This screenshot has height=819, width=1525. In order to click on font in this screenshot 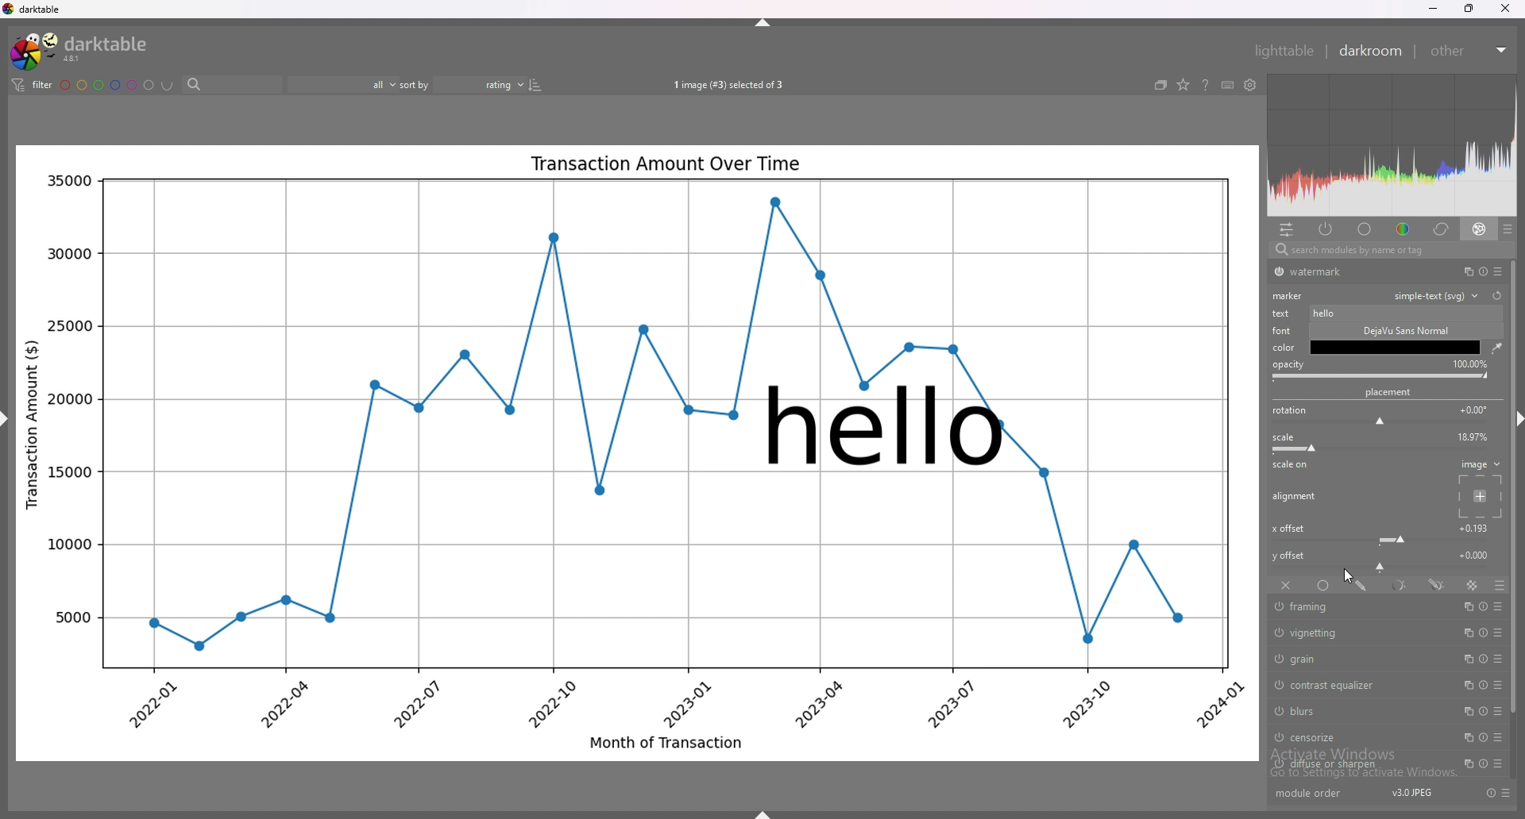, I will do `click(1284, 331)`.